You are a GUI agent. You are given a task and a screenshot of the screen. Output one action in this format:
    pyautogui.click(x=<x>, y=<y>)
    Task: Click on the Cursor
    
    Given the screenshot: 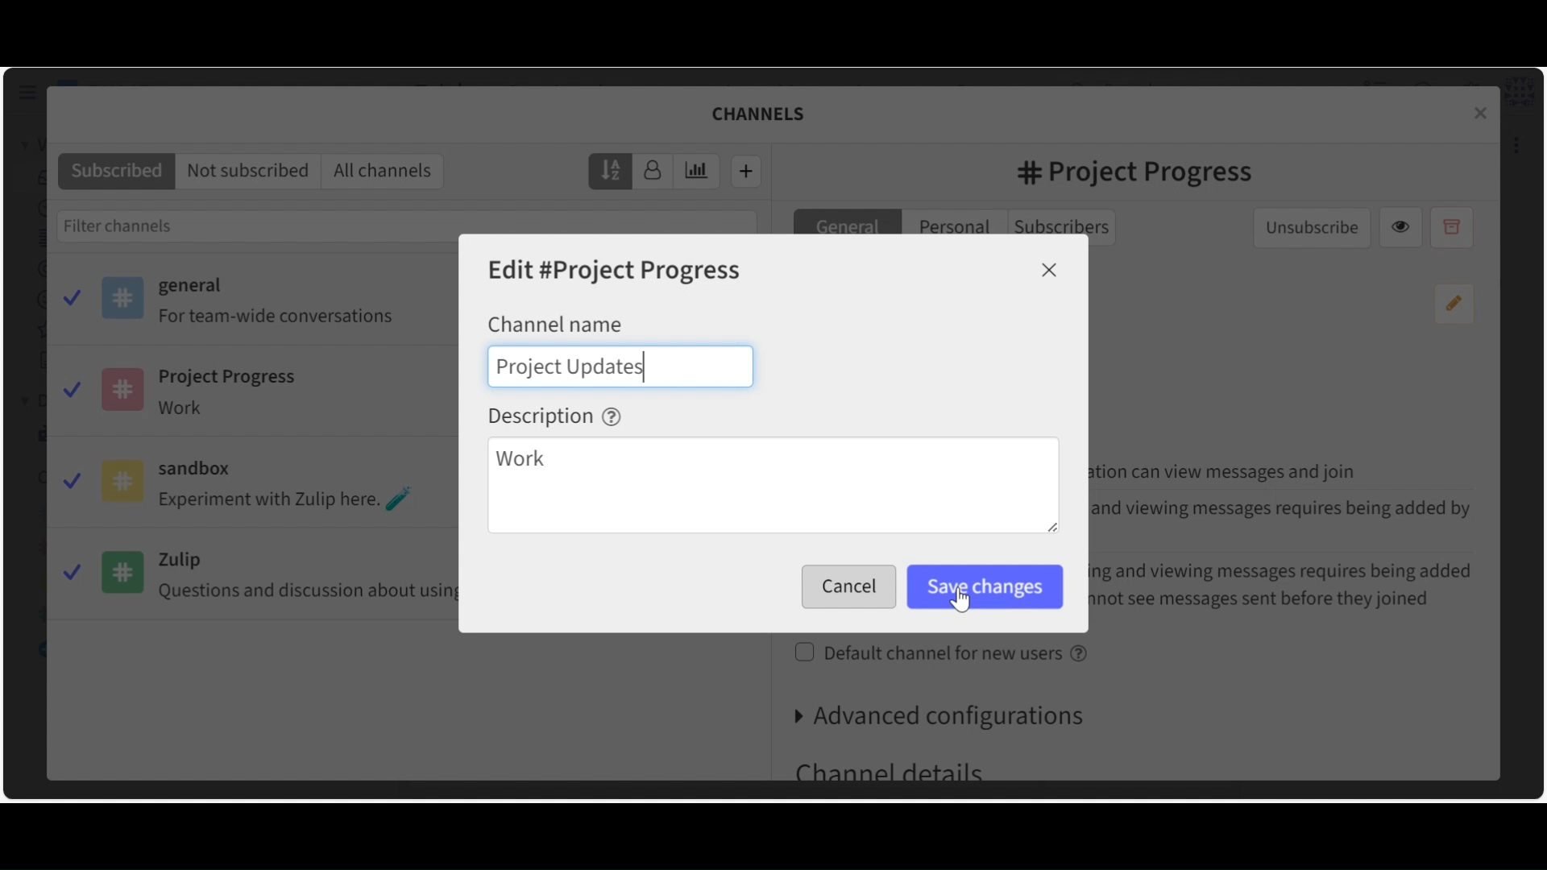 What is the action you would take?
    pyautogui.click(x=964, y=600)
    